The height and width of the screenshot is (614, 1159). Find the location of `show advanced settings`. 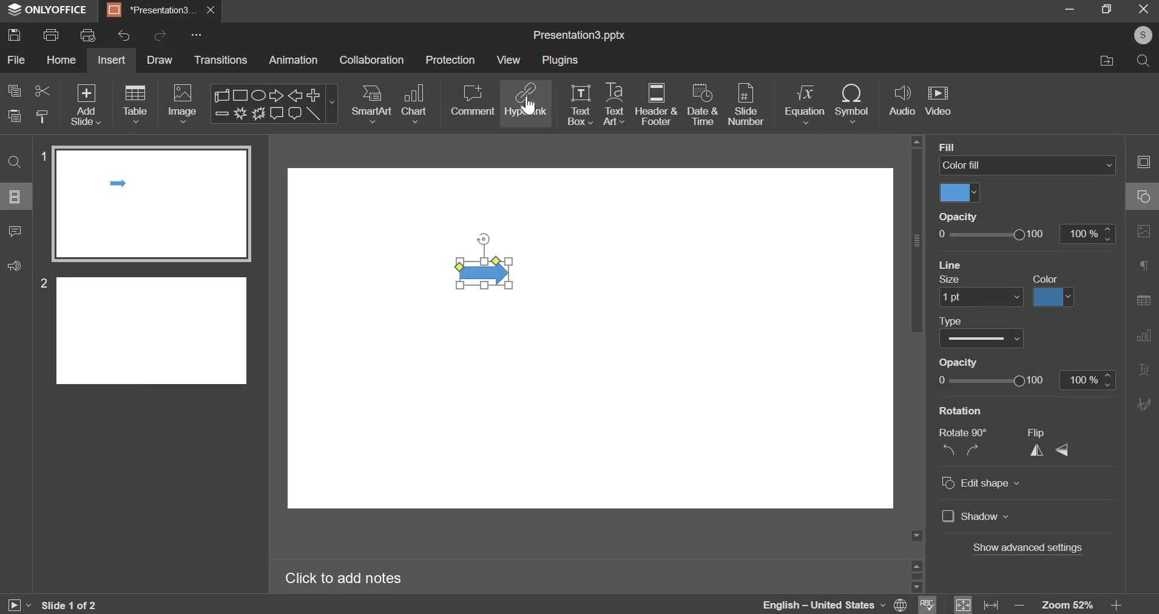

show advanced settings is located at coordinates (1028, 547).